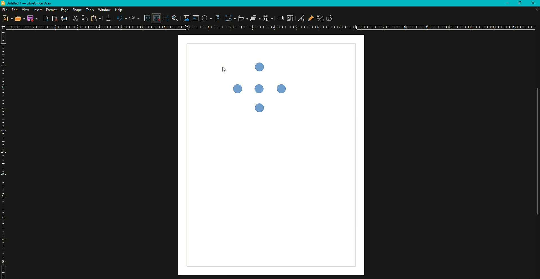  What do you see at coordinates (536, 10) in the screenshot?
I see `Close` at bounding box center [536, 10].